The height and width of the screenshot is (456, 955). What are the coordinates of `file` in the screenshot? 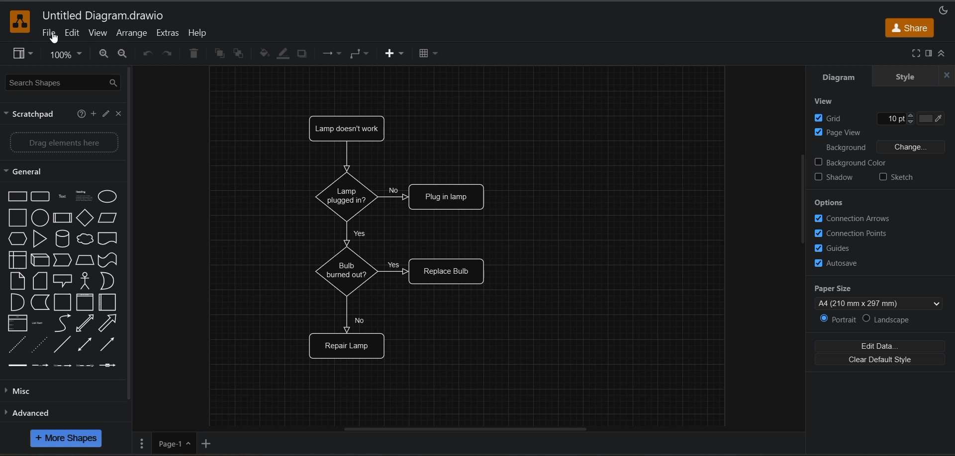 It's located at (45, 33).